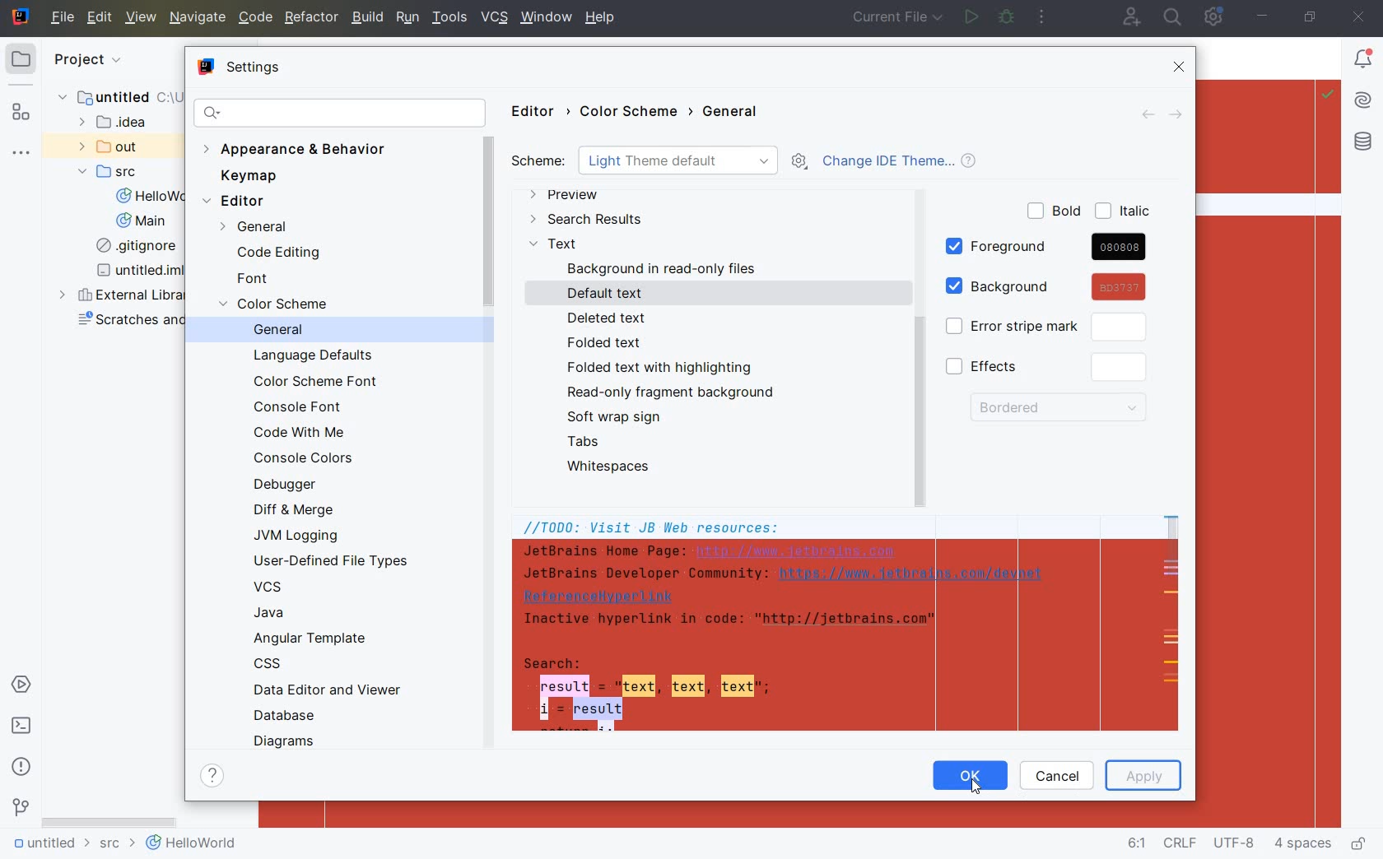 The image size is (1383, 859). I want to click on out, so click(108, 146).